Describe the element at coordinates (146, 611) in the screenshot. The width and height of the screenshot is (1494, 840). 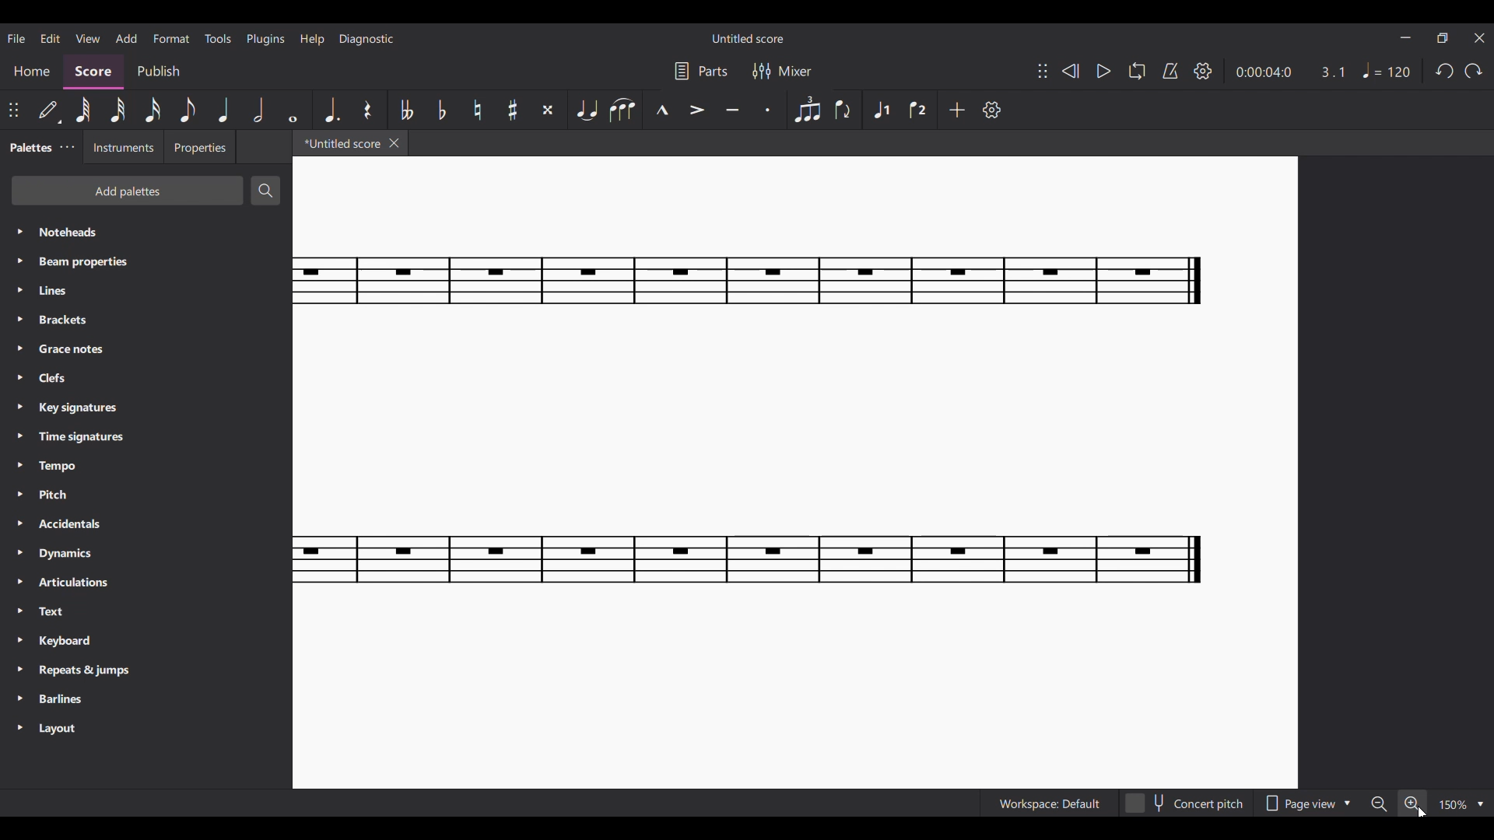
I see `Text` at that location.